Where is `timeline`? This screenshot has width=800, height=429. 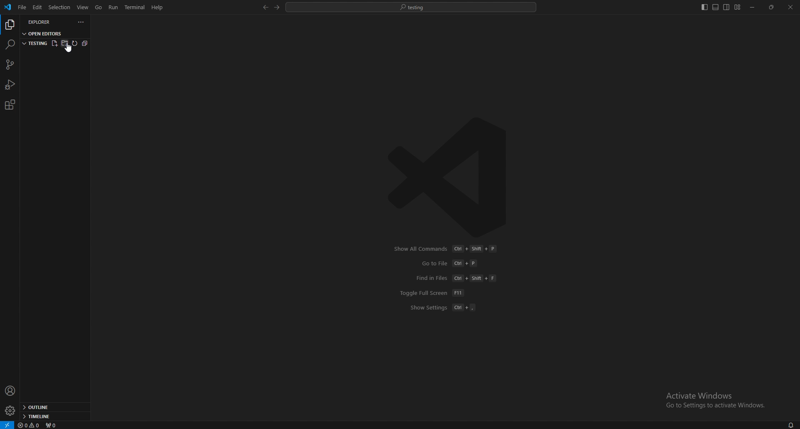
timeline is located at coordinates (52, 417).